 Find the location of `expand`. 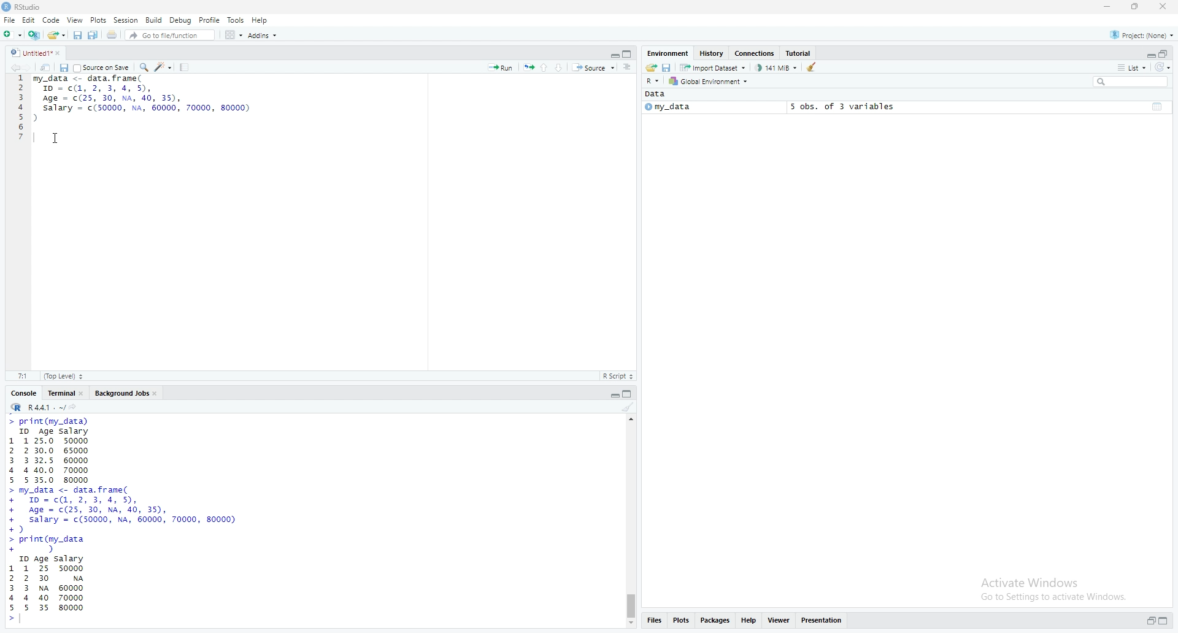

expand is located at coordinates (1149, 55).